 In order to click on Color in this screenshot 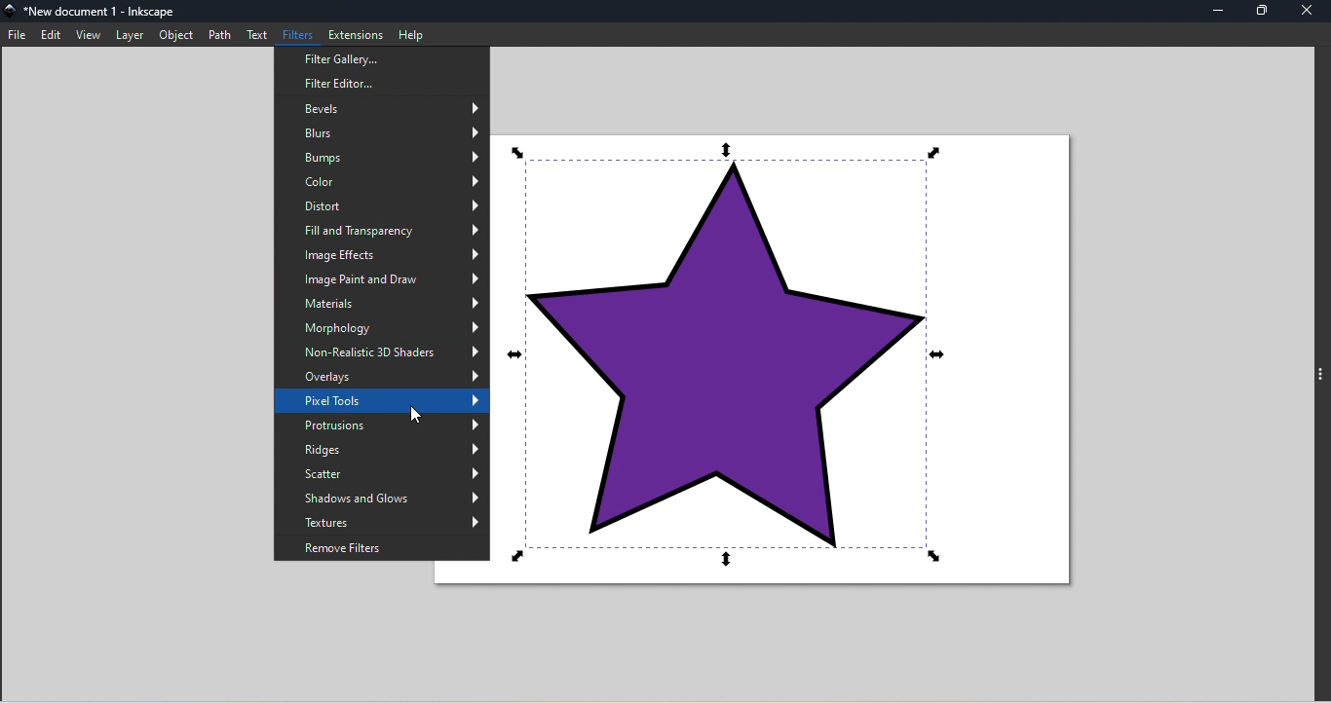, I will do `click(383, 182)`.